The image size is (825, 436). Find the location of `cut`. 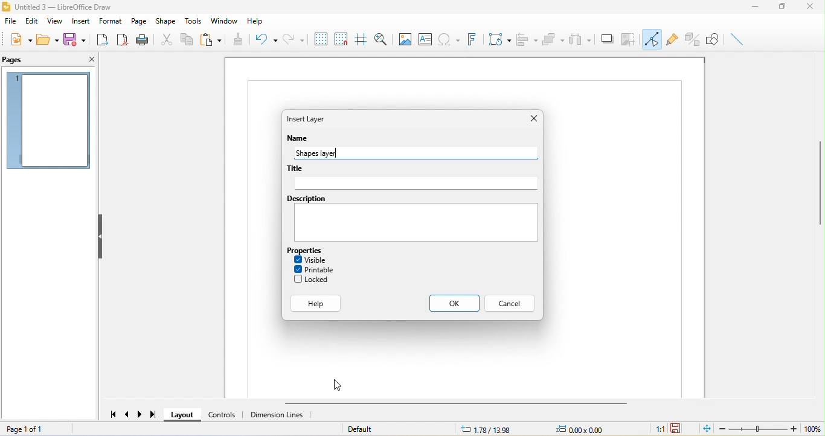

cut is located at coordinates (167, 39).